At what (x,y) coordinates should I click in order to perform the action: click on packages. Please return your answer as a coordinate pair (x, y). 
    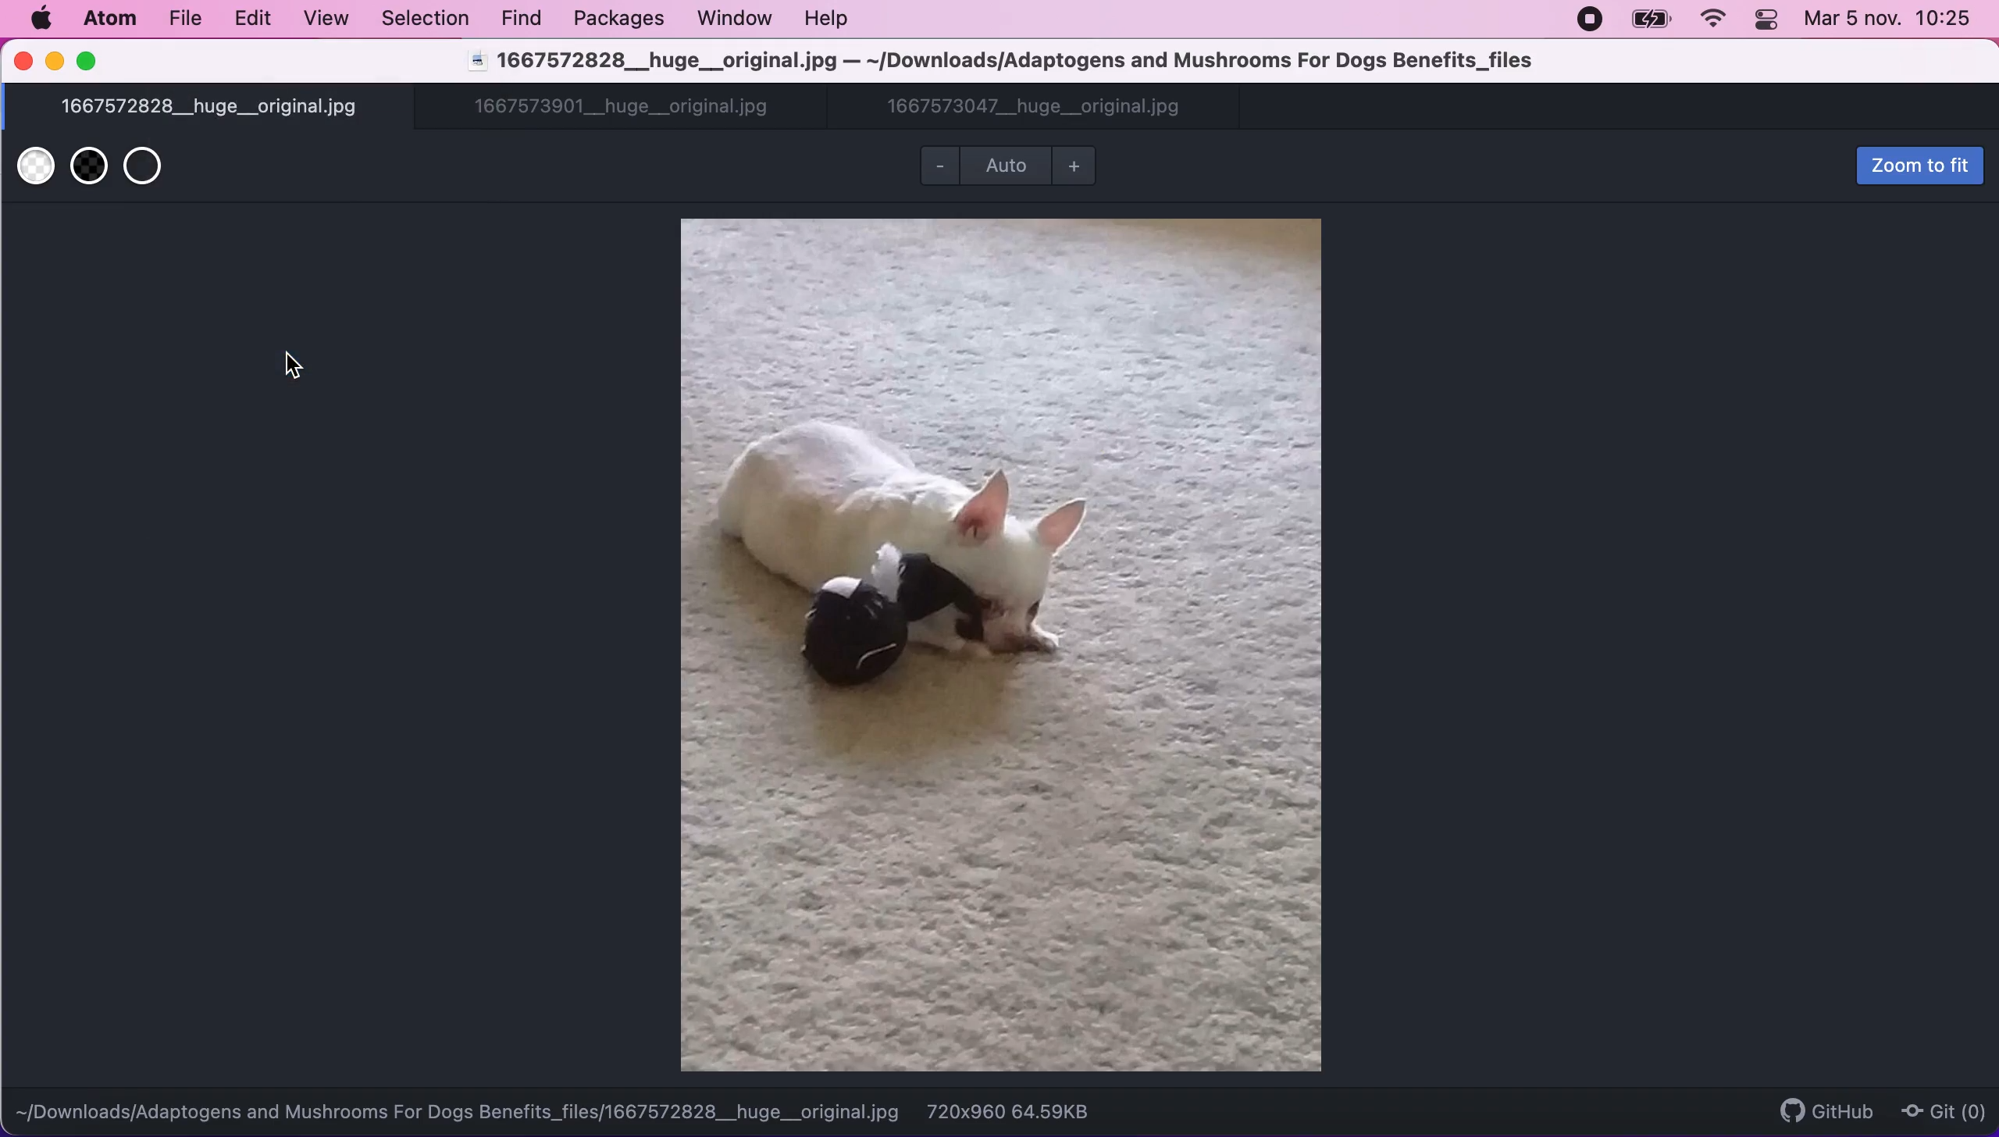
    Looking at the image, I should click on (620, 23).